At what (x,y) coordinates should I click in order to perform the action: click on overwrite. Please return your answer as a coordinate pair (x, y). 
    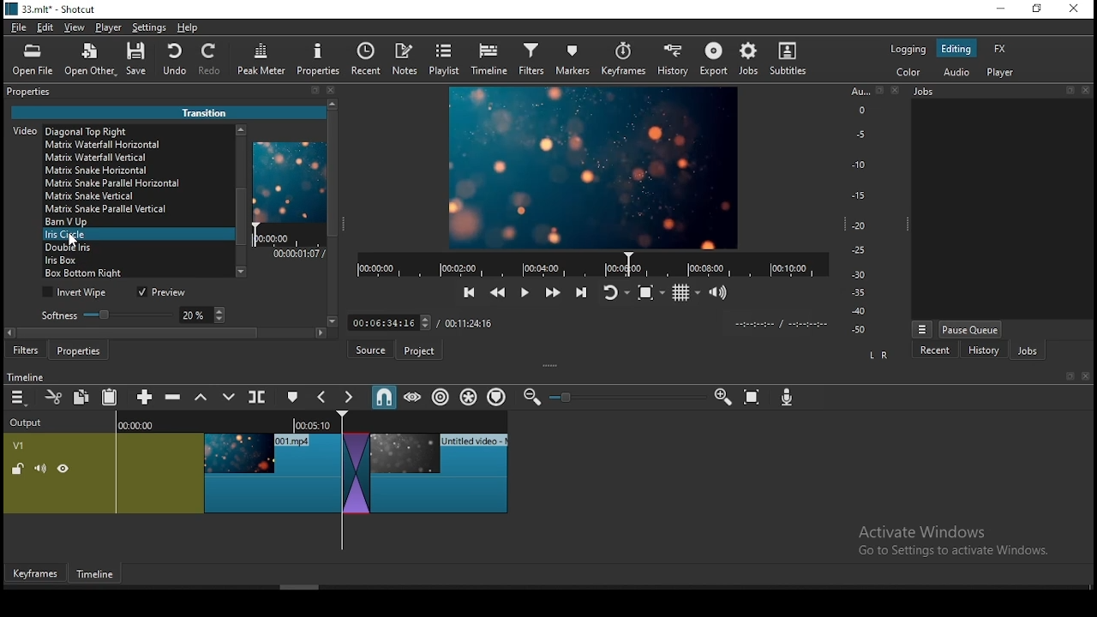
    Looking at the image, I should click on (229, 398).